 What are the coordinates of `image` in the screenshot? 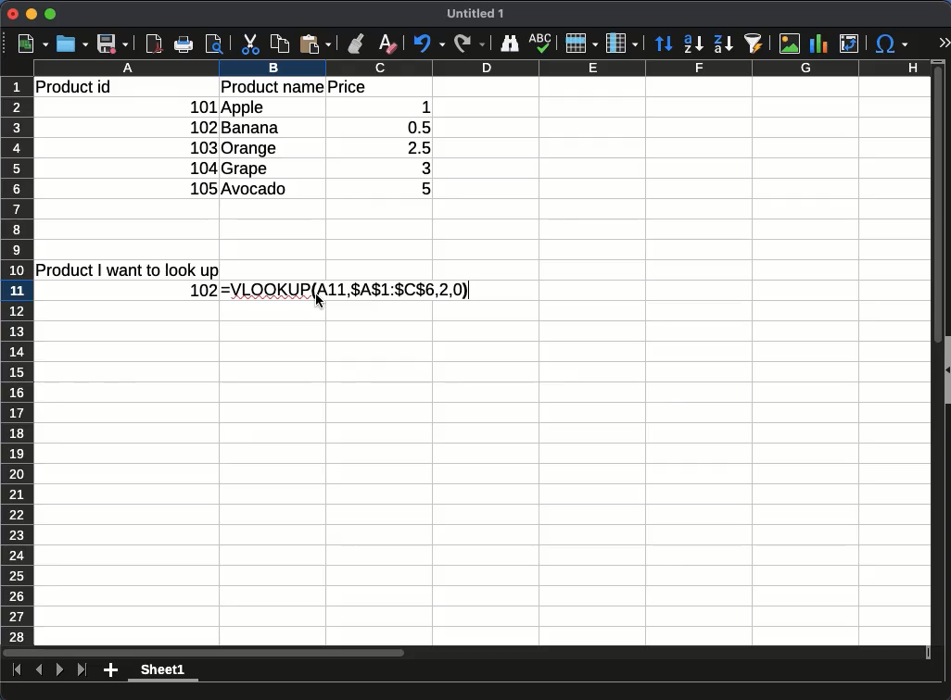 It's located at (790, 44).